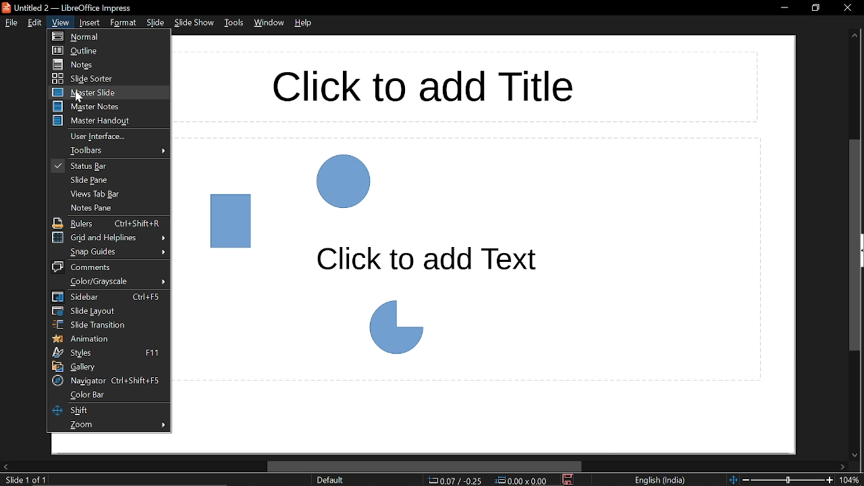  I want to click on Window, so click(269, 24).